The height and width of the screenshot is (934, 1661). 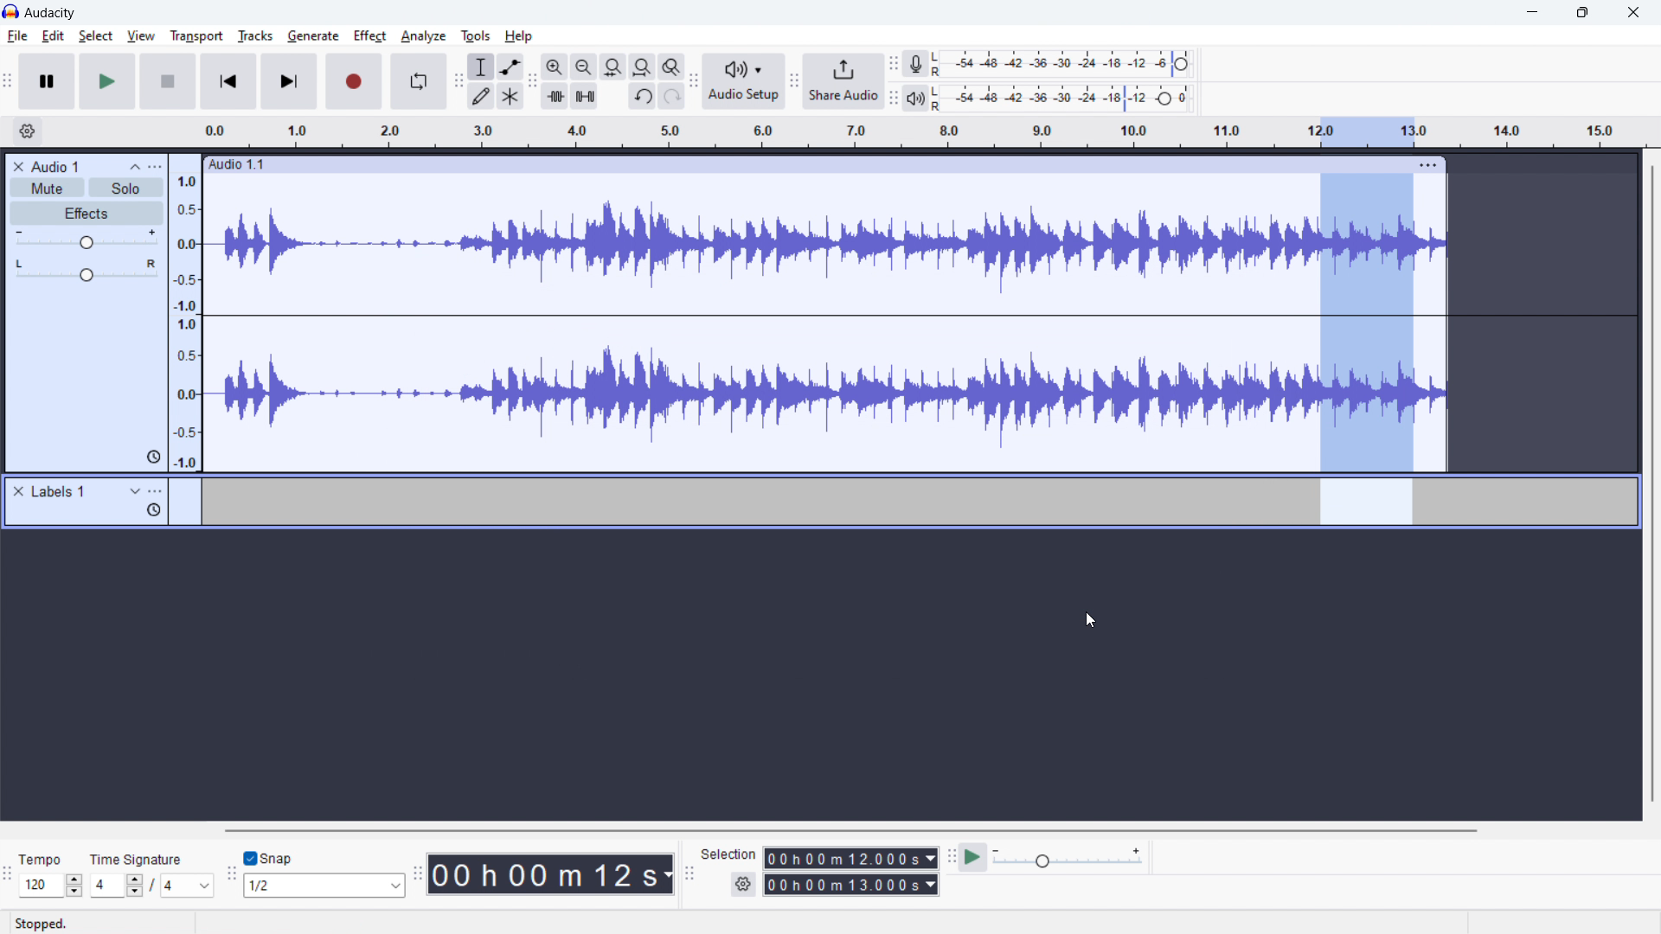 I want to click on track title, so click(x=57, y=166).